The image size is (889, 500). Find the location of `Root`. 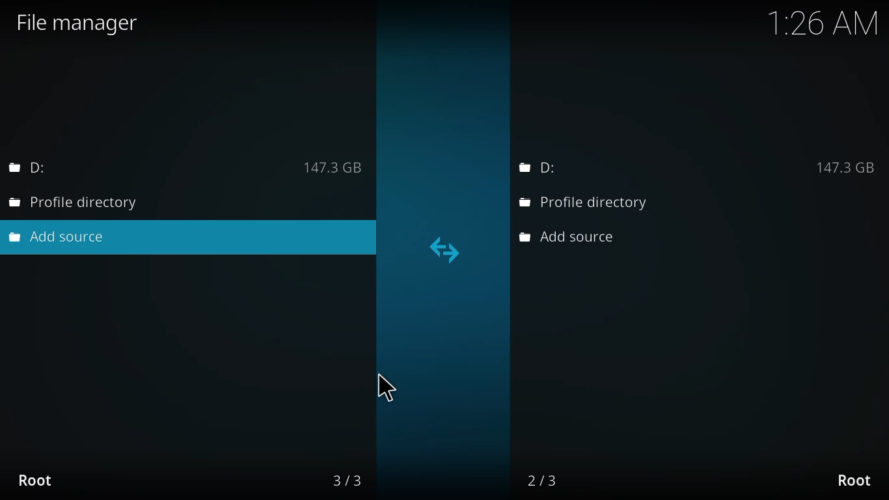

Root is located at coordinates (45, 482).